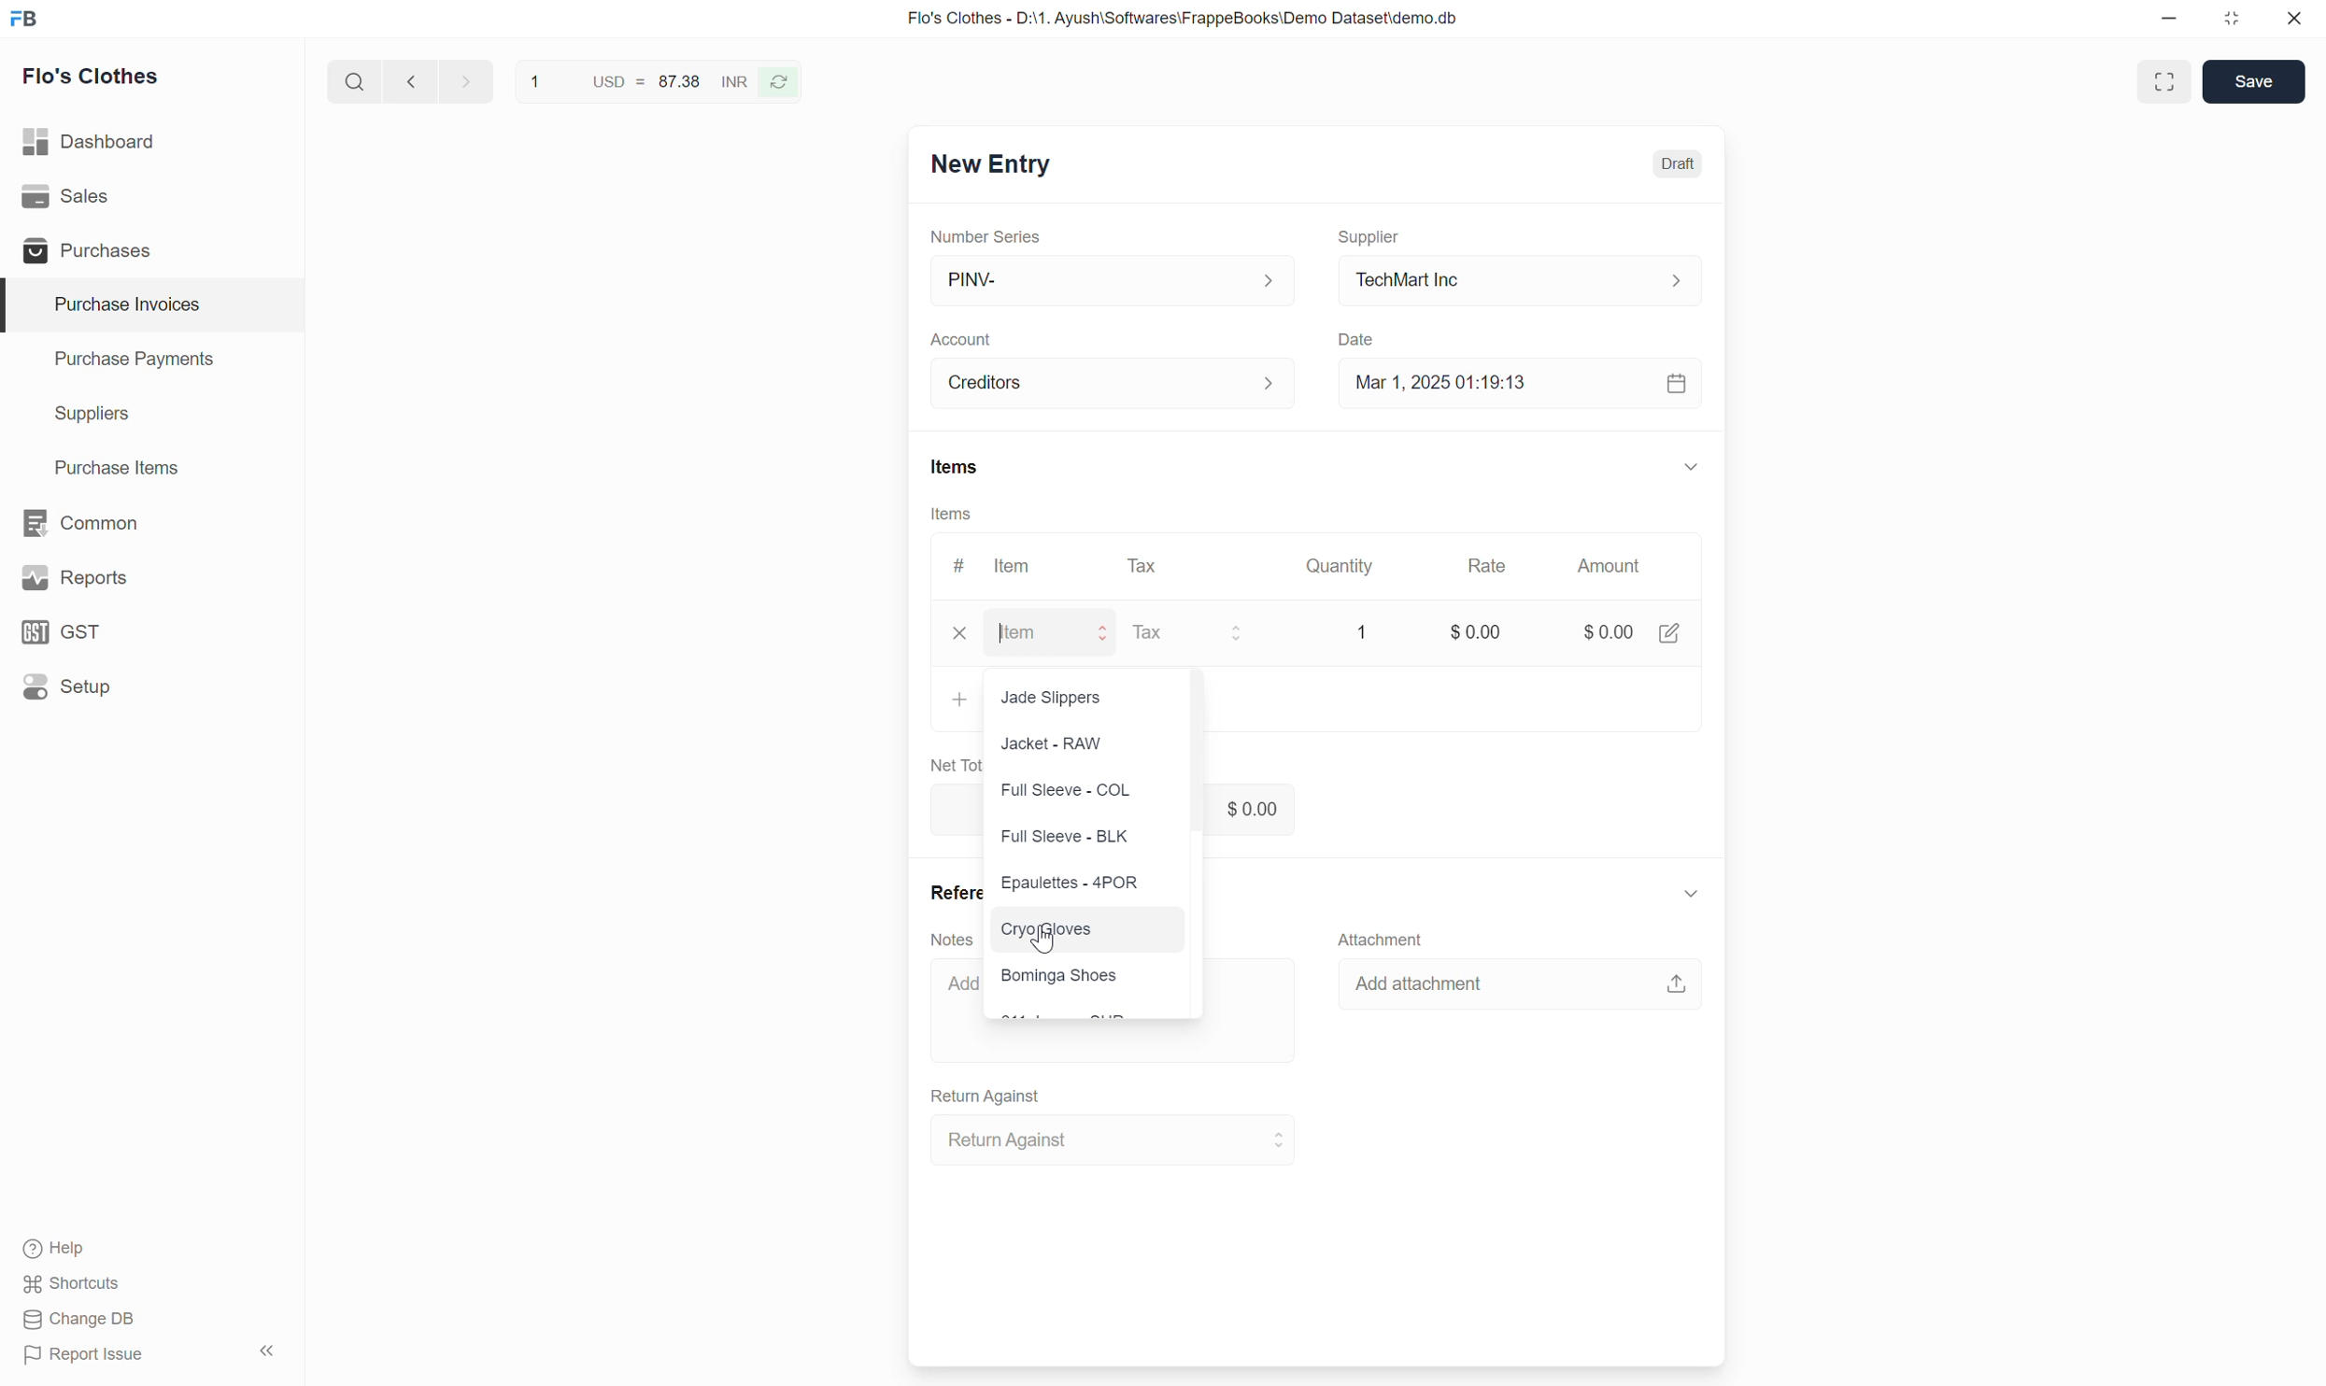 Image resolution: width=2326 pixels, height=1386 pixels. What do you see at coordinates (1468, 632) in the screenshot?
I see `$0.00` at bounding box center [1468, 632].